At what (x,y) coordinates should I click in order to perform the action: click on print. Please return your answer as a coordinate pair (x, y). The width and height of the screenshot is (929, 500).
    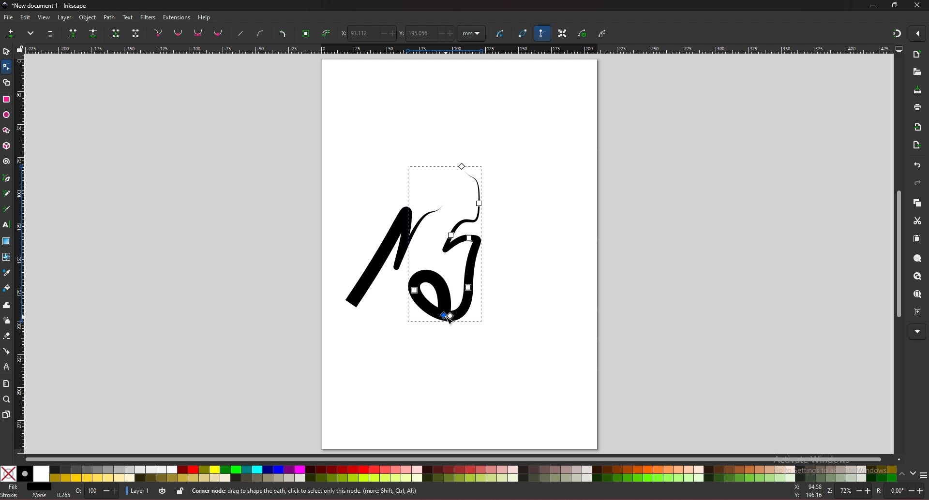
    Looking at the image, I should click on (918, 107).